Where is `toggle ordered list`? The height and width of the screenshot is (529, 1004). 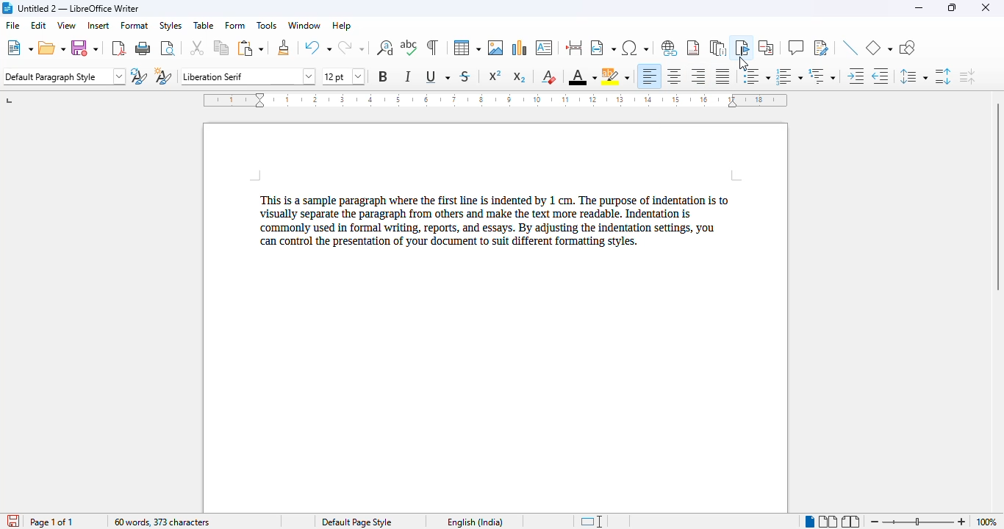
toggle ordered list is located at coordinates (789, 76).